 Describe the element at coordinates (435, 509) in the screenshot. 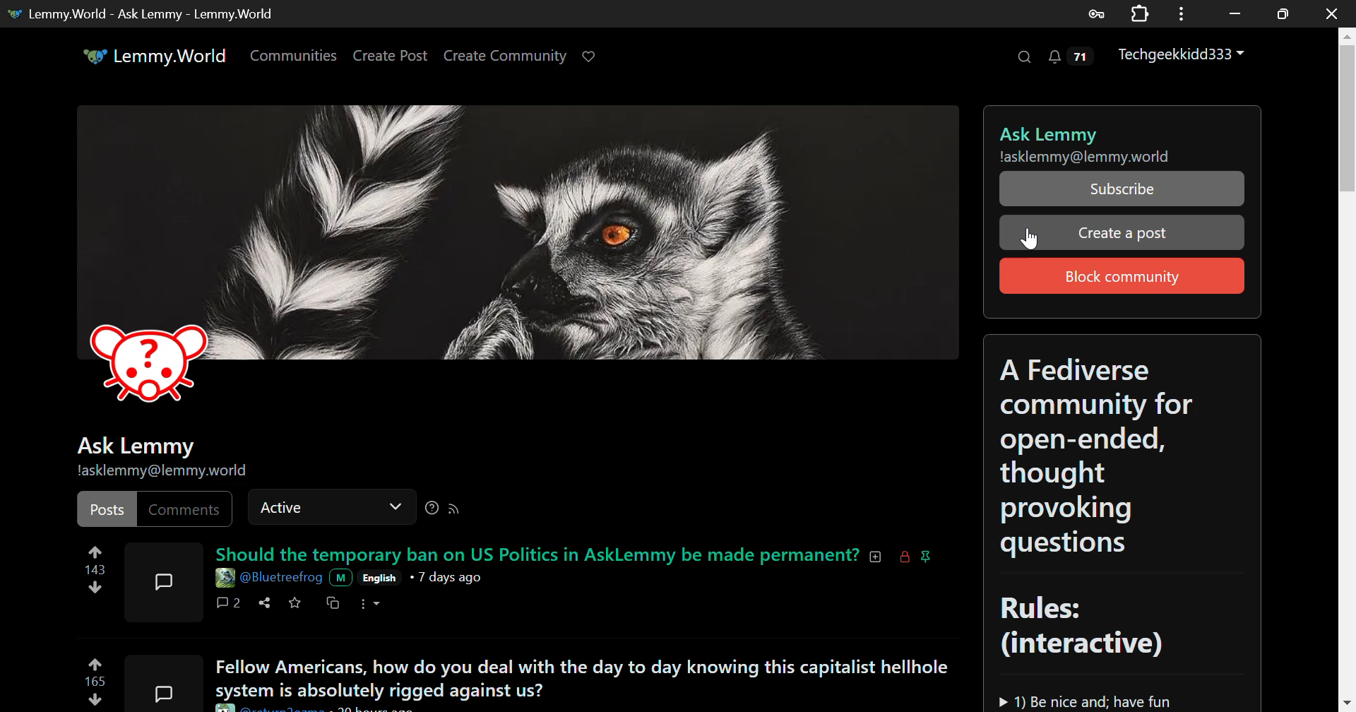

I see `Sorting Help` at that location.